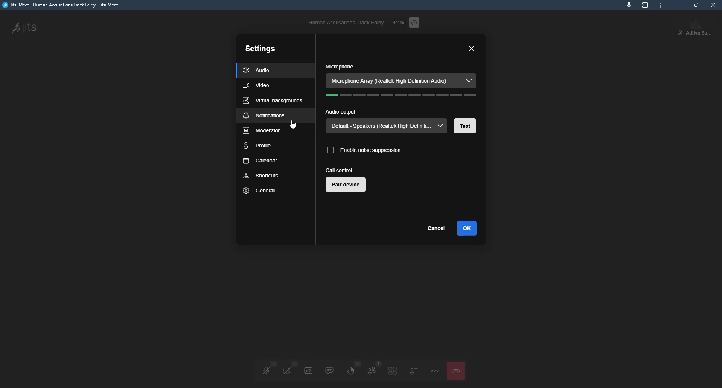  Describe the element at coordinates (629, 4) in the screenshot. I see `mic` at that location.